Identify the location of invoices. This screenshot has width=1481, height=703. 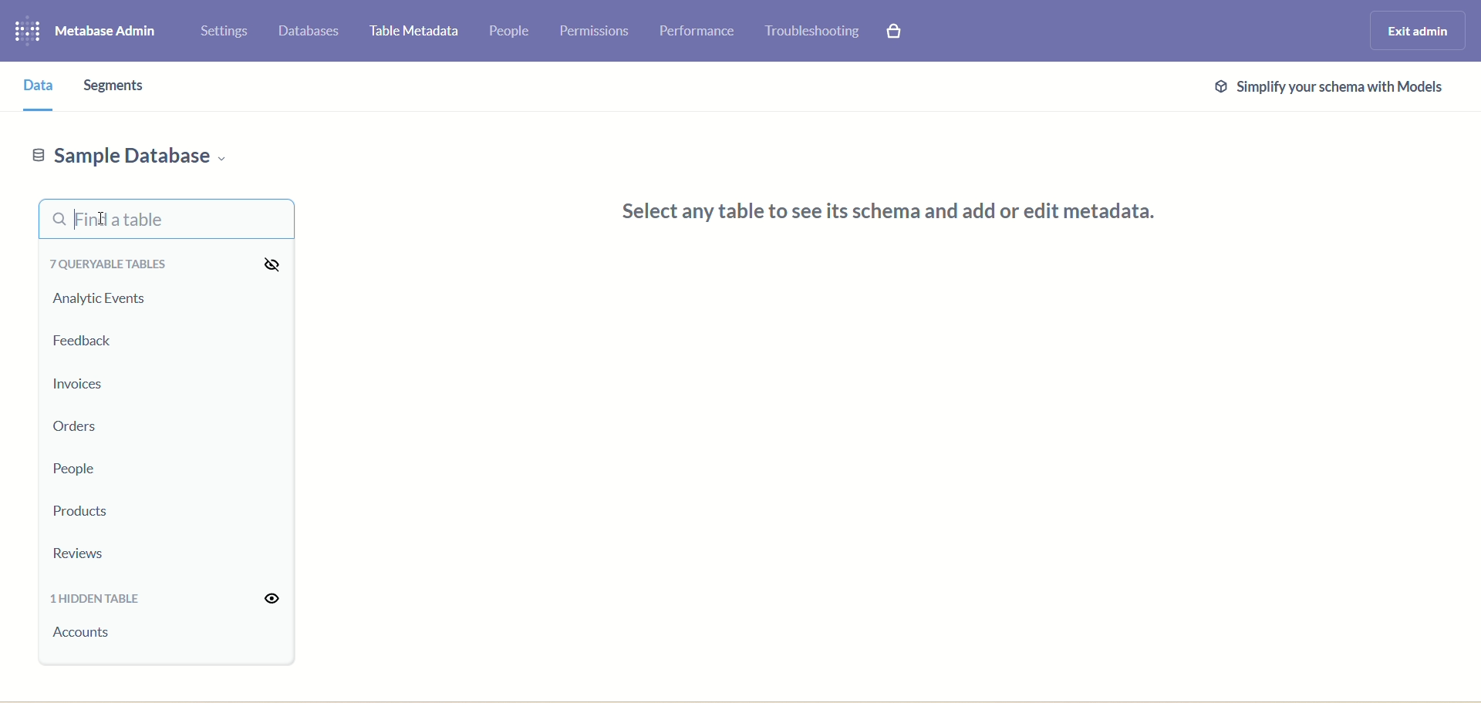
(78, 388).